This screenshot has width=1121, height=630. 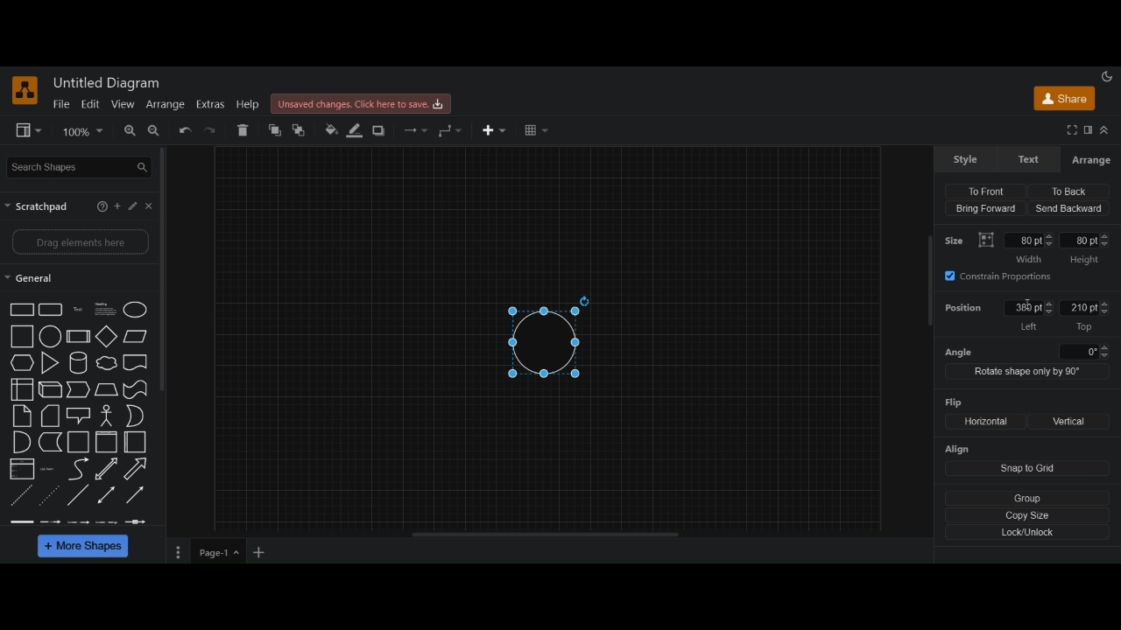 What do you see at coordinates (1086, 316) in the screenshot?
I see `top` at bounding box center [1086, 316].